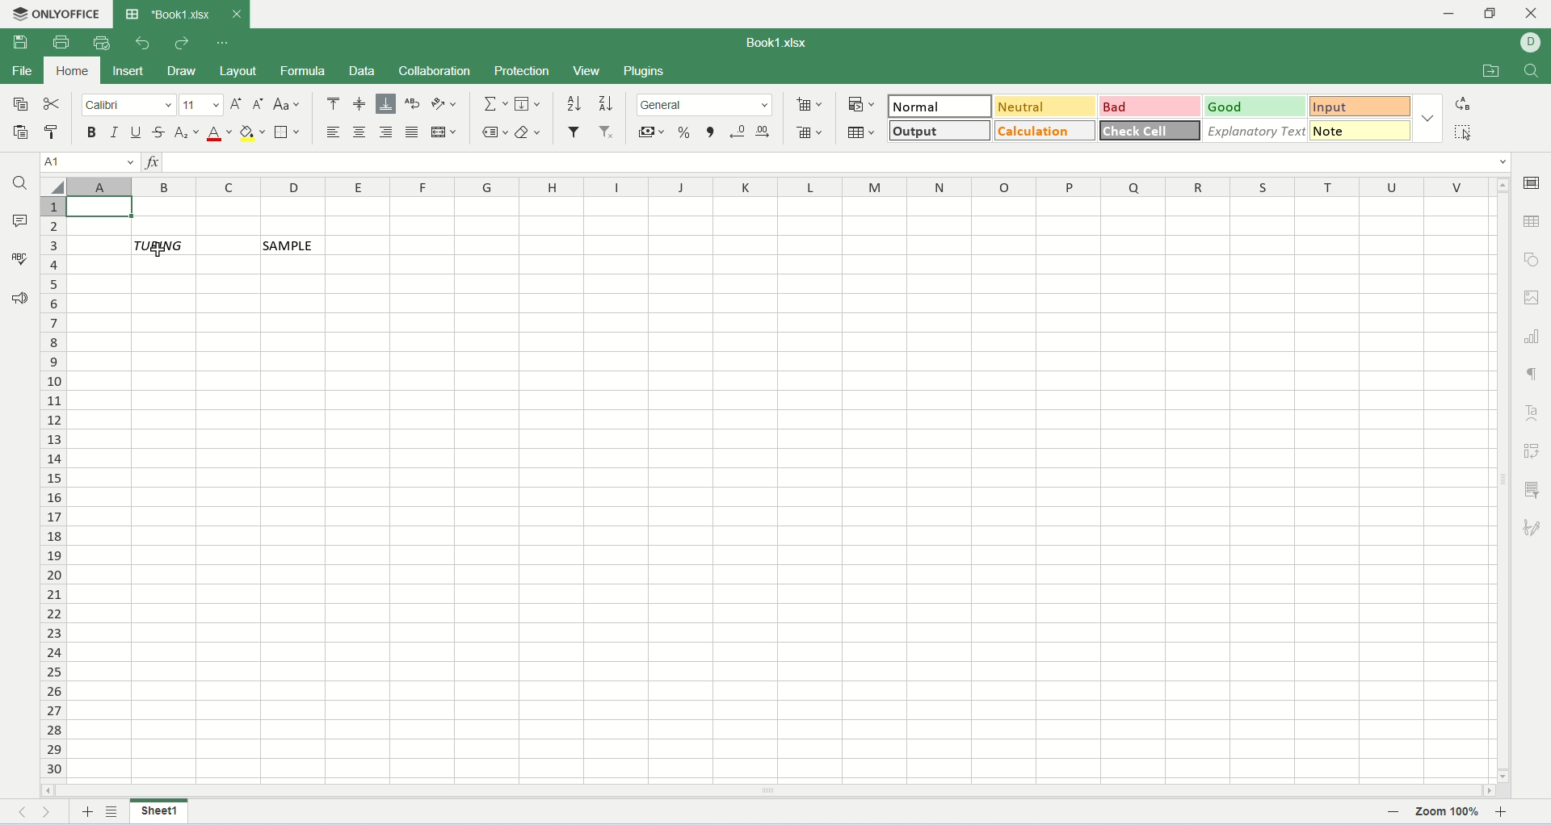 The width and height of the screenshot is (1551, 825). Describe the element at coordinates (286, 103) in the screenshot. I see `change case` at that location.